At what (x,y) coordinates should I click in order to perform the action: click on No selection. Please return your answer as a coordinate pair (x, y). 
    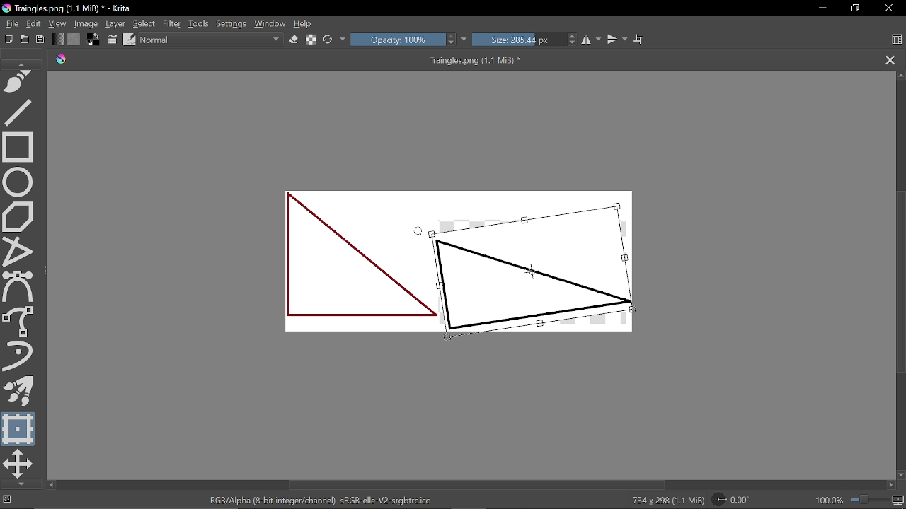
    Looking at the image, I should click on (6, 500).